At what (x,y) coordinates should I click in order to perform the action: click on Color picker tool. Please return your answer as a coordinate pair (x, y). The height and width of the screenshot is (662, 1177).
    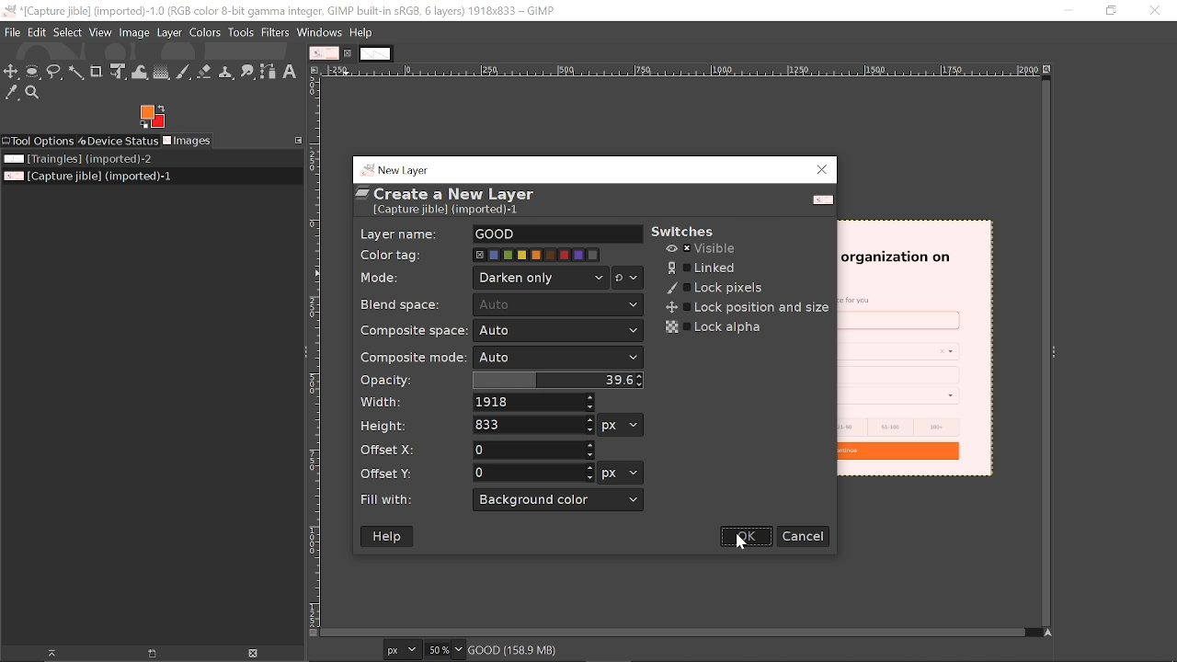
    Looking at the image, I should click on (10, 93).